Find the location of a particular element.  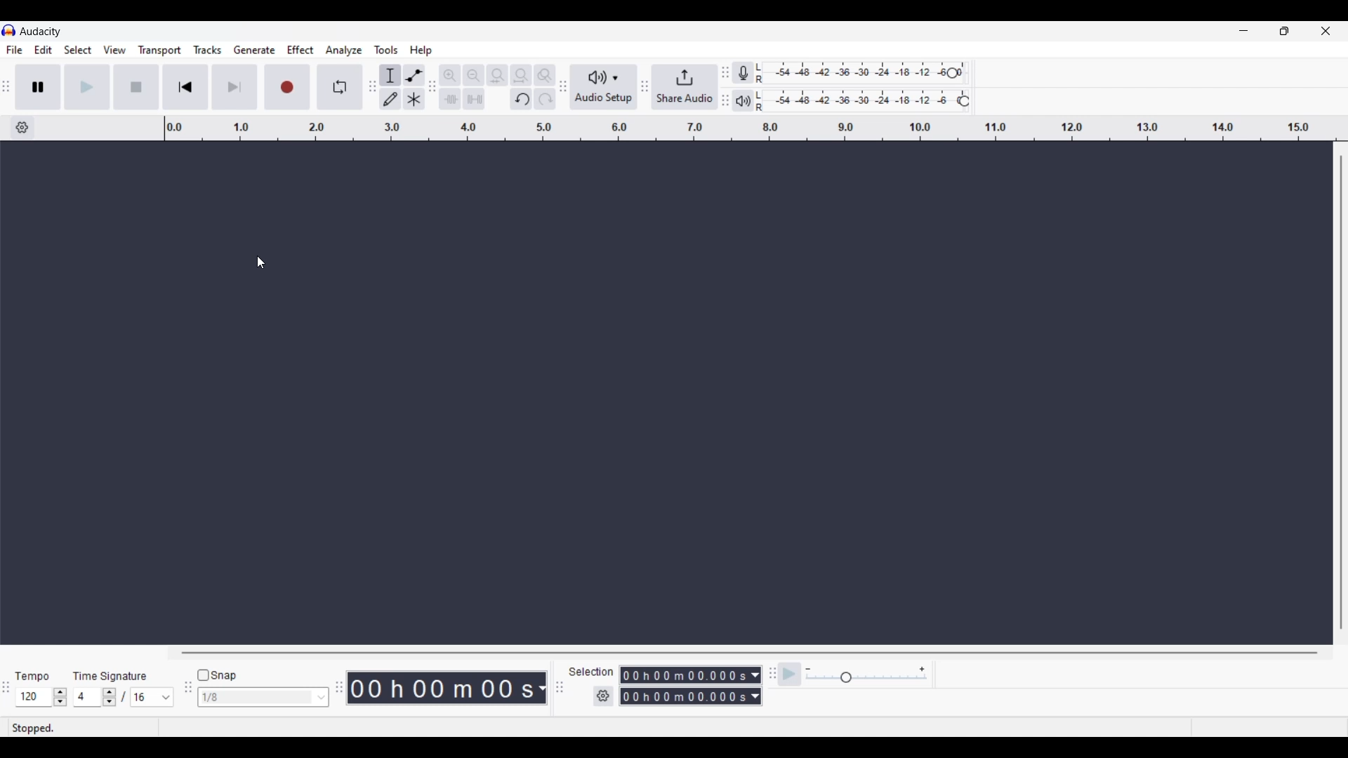

Transport menu is located at coordinates (160, 50).